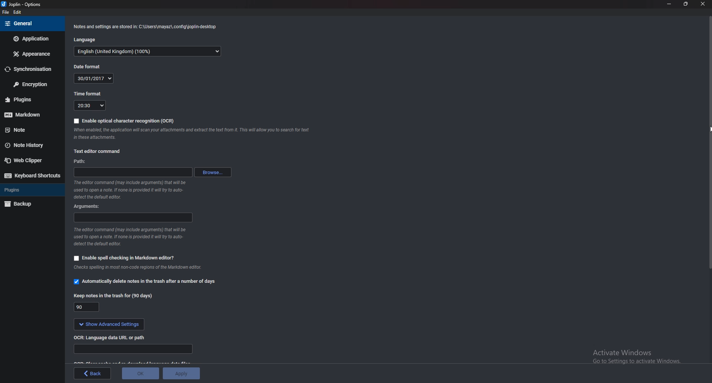  What do you see at coordinates (631, 358) in the screenshot?
I see `activate windows` at bounding box center [631, 358].